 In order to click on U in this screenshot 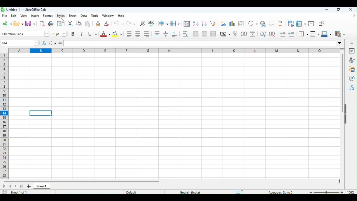, I will do `click(92, 34)`.